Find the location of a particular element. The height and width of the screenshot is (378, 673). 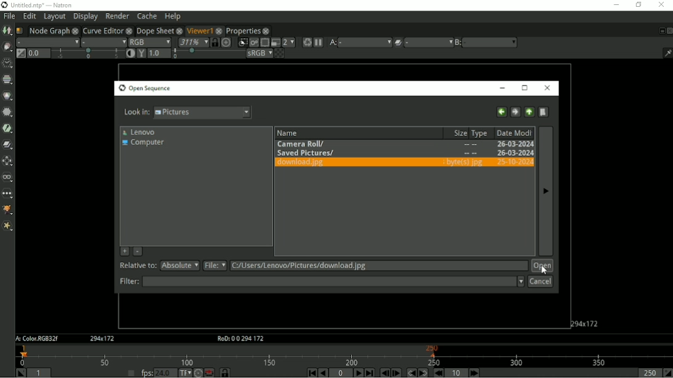

B is located at coordinates (457, 42).